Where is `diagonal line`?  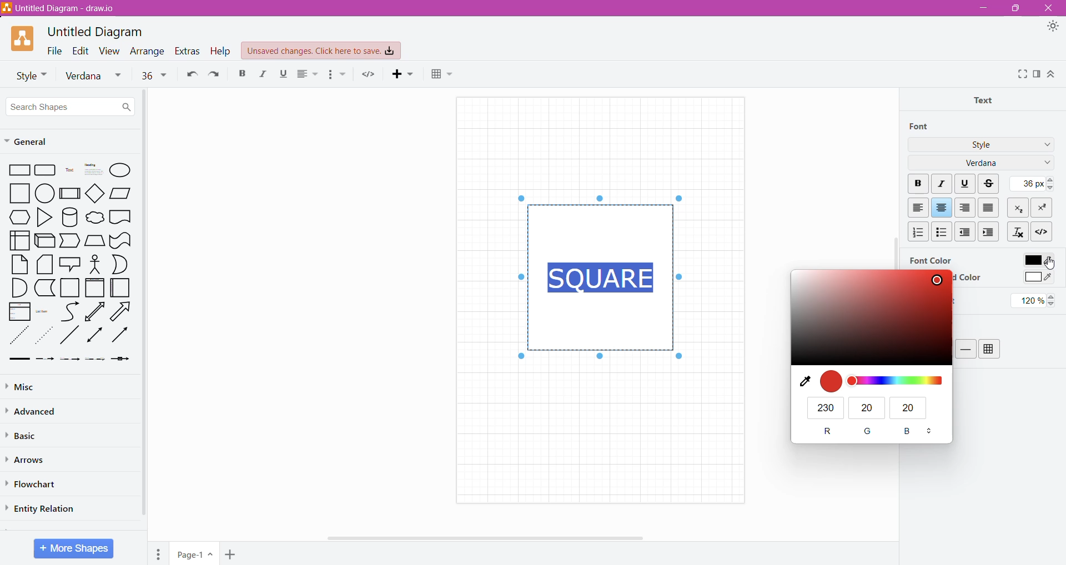 diagonal line is located at coordinates (71, 335).